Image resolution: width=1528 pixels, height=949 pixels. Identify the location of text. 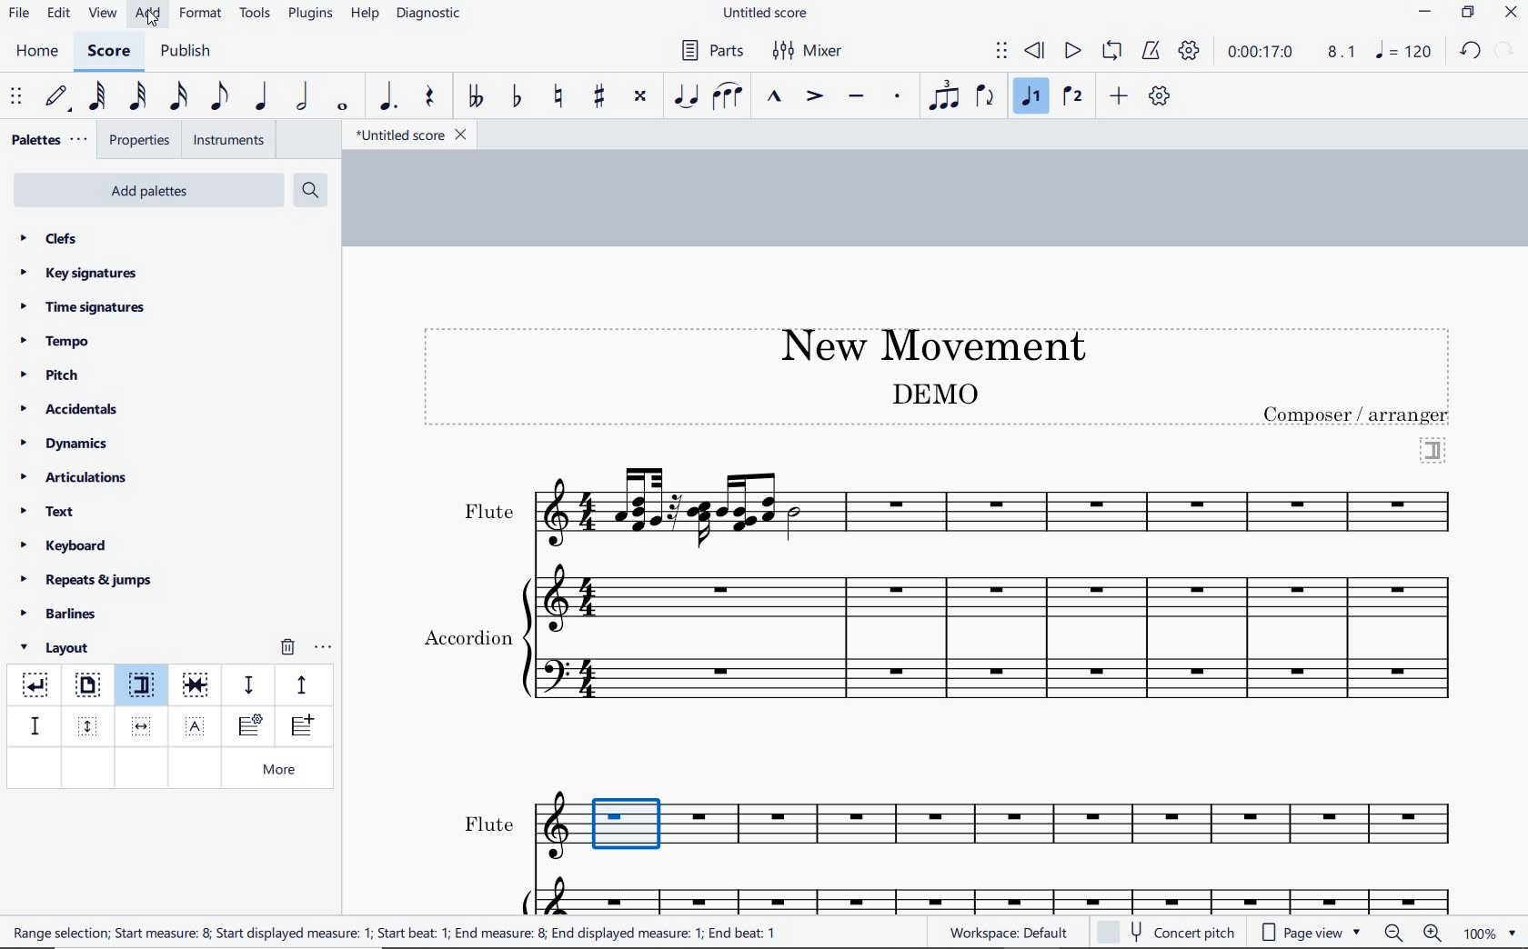
(394, 932).